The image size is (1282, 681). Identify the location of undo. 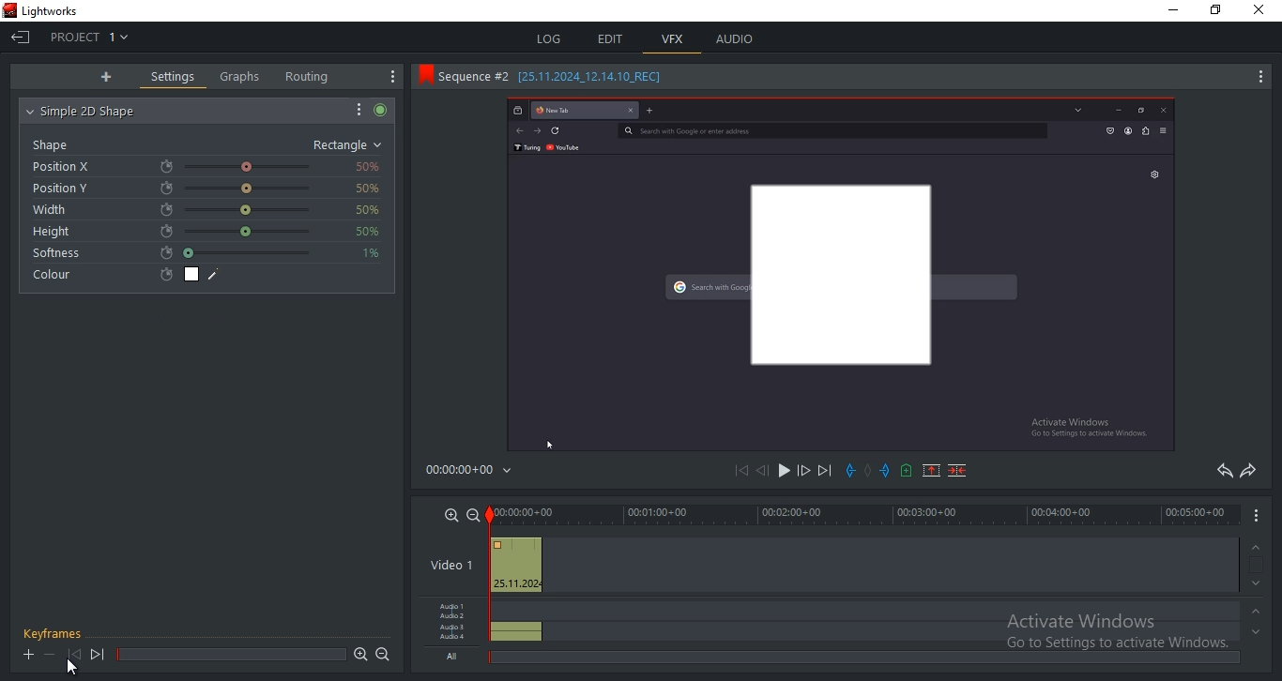
(1222, 471).